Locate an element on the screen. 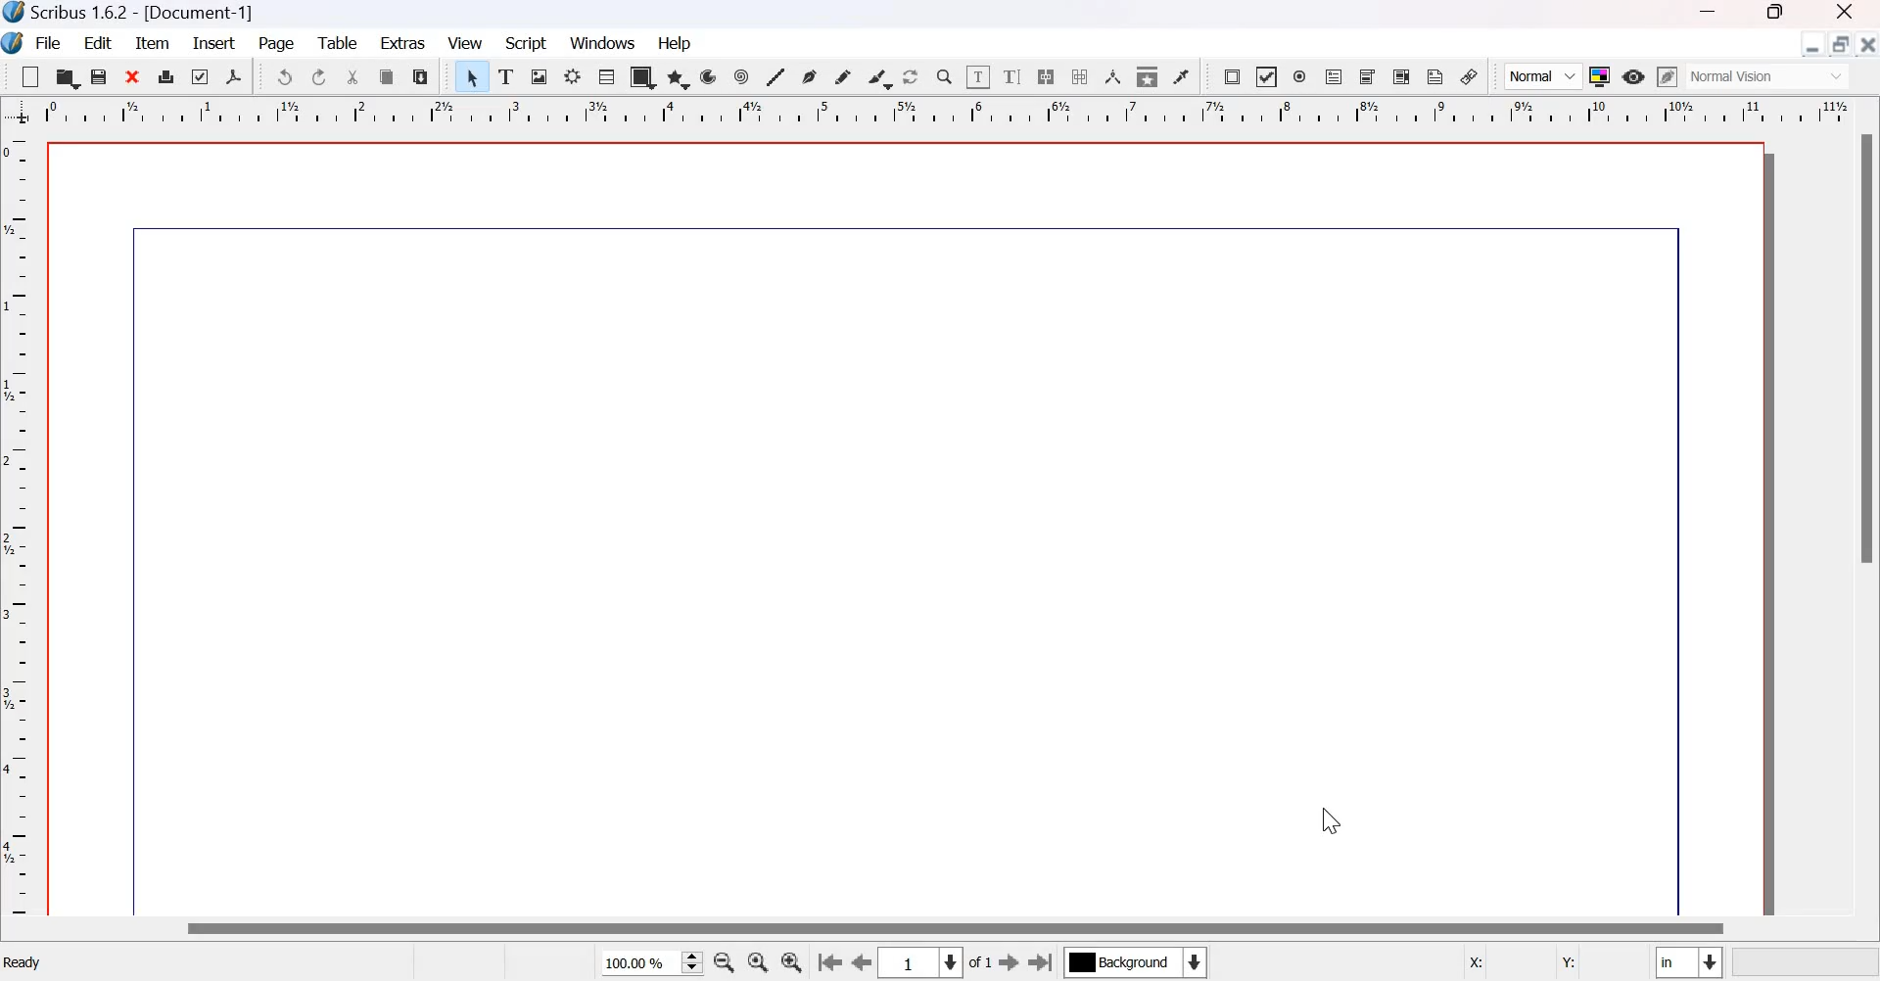 This screenshot has height=981, width=1880. Image frame is located at coordinates (540, 76).